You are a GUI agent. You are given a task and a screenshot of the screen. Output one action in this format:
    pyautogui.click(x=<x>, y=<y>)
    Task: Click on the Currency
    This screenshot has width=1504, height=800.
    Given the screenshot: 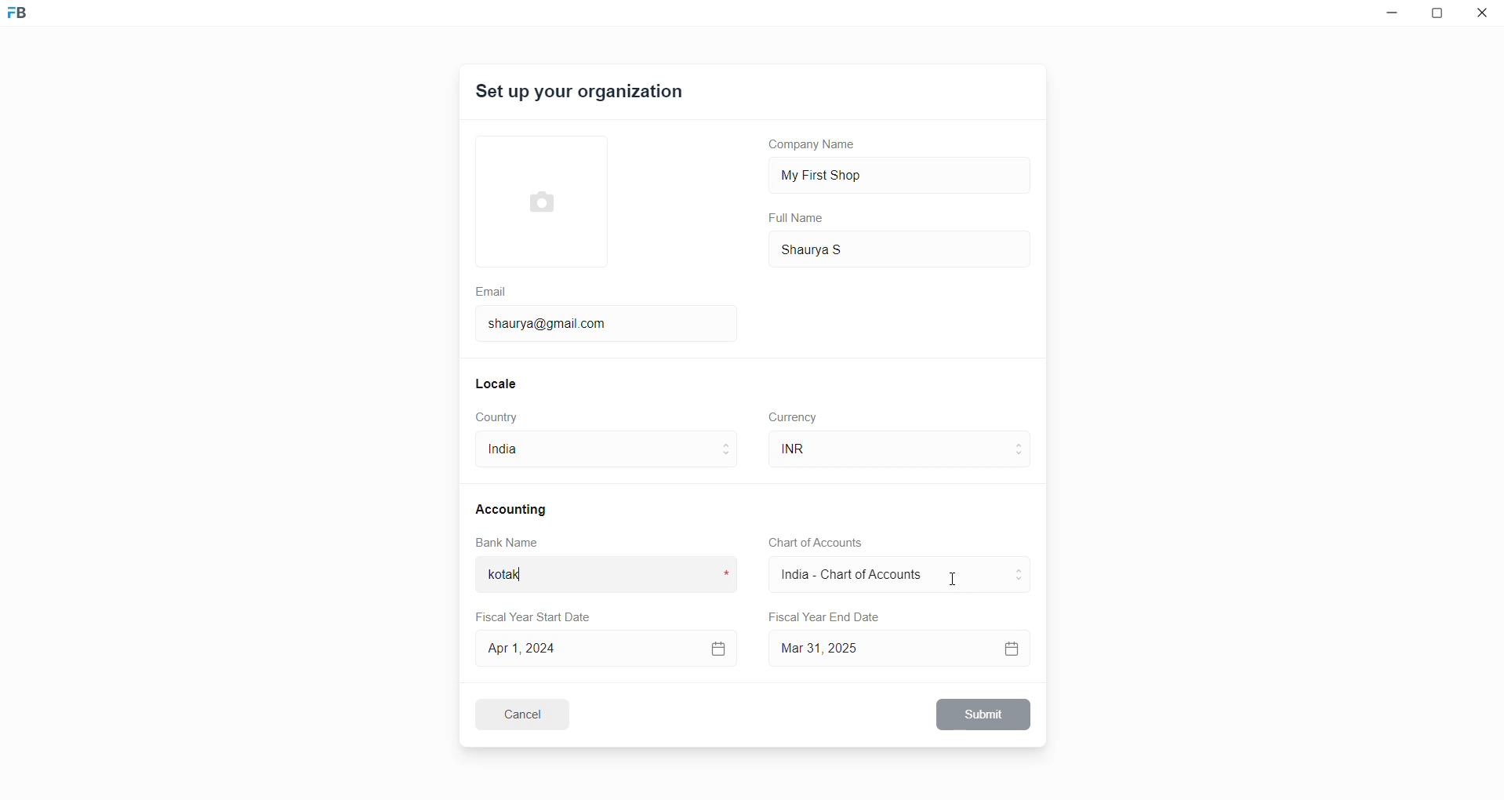 What is the action you would take?
    pyautogui.click(x=795, y=416)
    